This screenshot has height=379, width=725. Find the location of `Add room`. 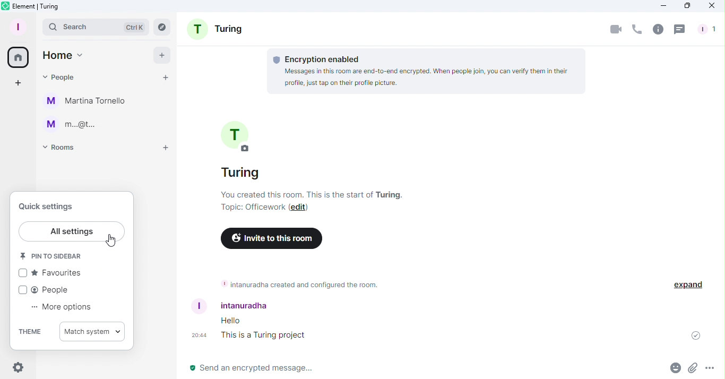

Add room is located at coordinates (167, 148).